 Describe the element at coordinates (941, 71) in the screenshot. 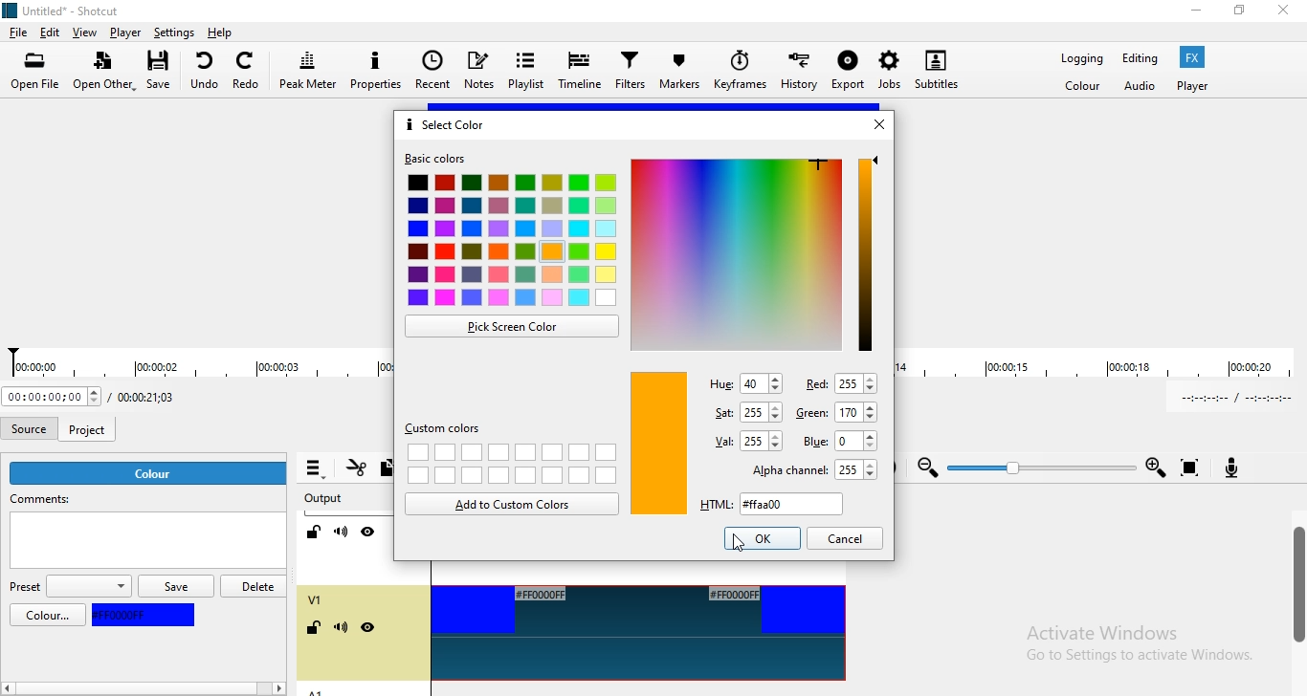

I see `Subtitles` at that location.